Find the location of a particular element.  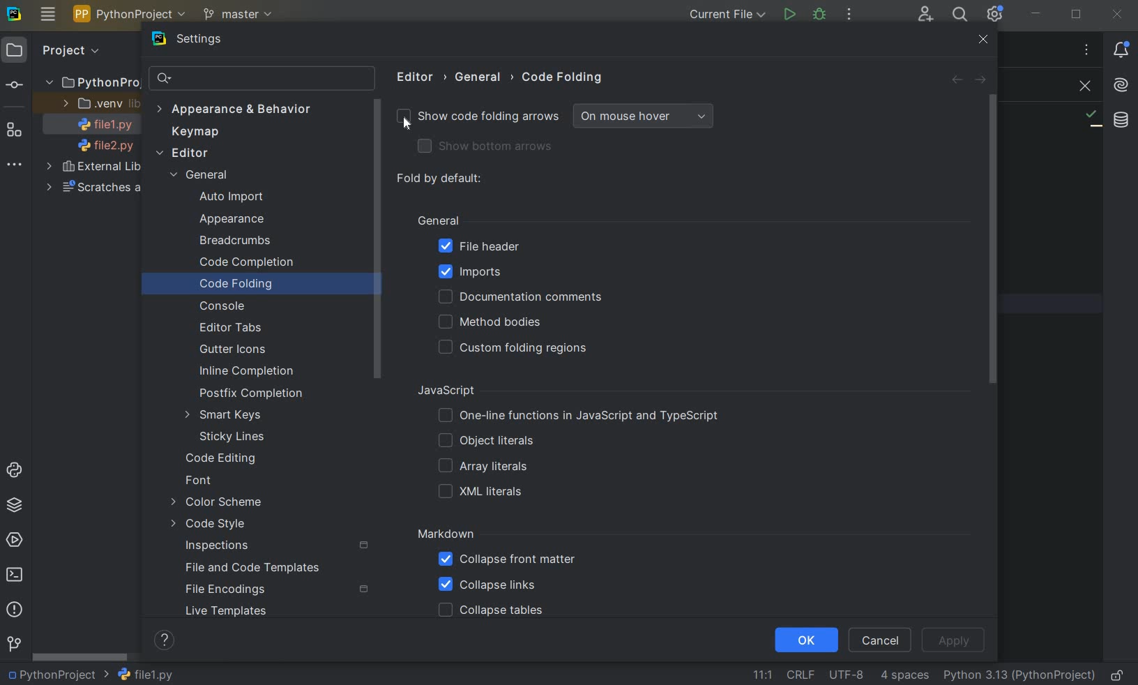

CODE FOLDING is located at coordinates (252, 285).